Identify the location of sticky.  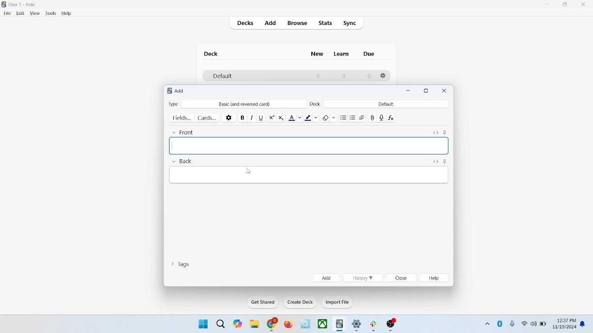
(445, 161).